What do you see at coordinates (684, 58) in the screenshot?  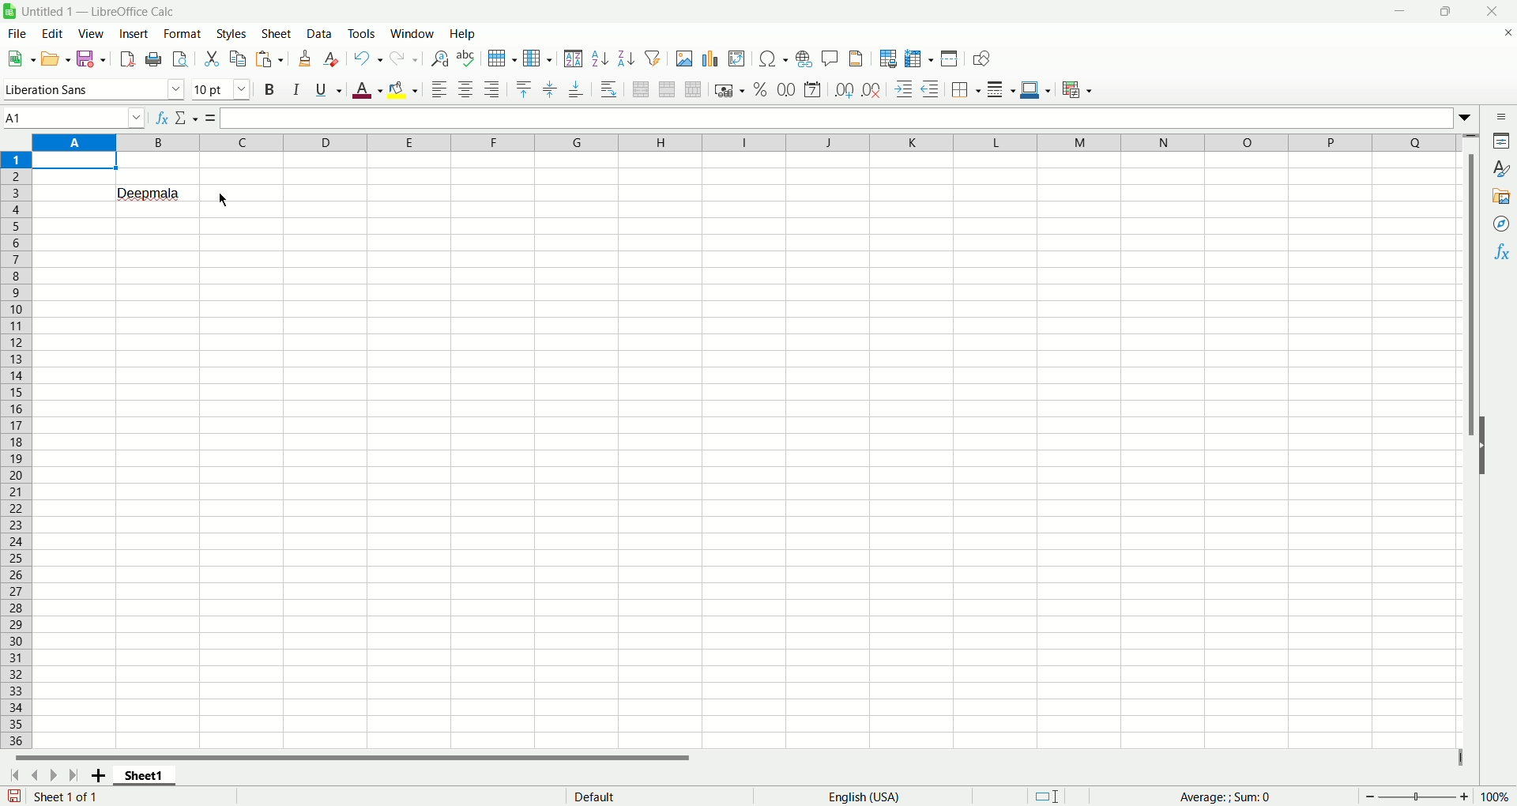 I see `Insert image` at bounding box center [684, 58].